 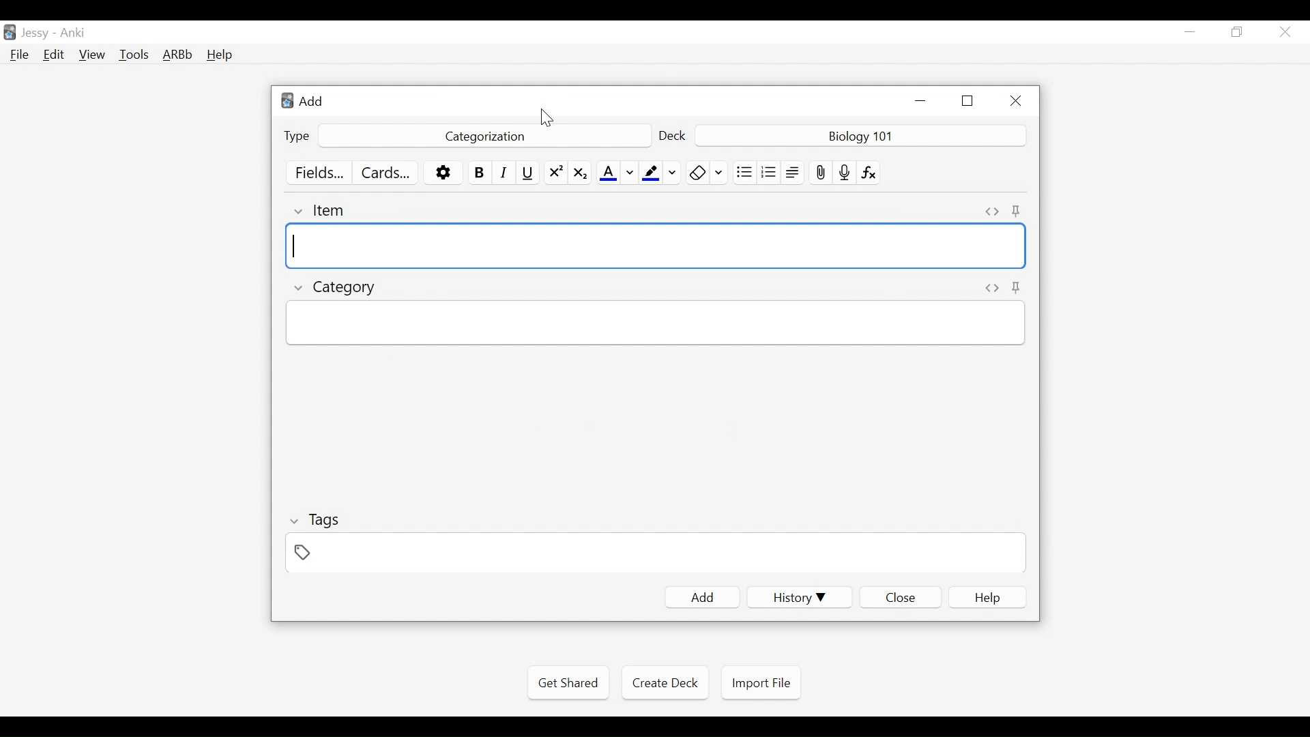 I want to click on Anki logo, so click(x=288, y=101).